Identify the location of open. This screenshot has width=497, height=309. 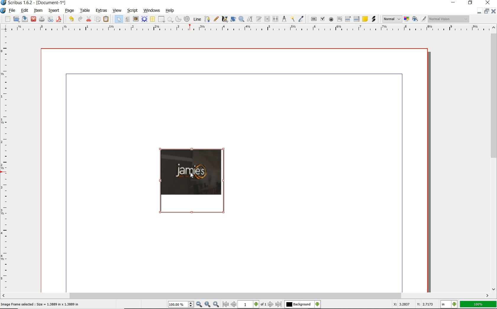
(16, 19).